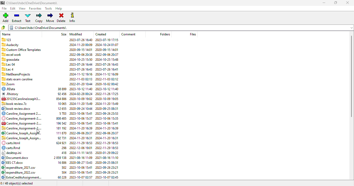 The width and height of the screenshot is (354, 186). What do you see at coordinates (51, 18) in the screenshot?
I see `move` at bounding box center [51, 18].